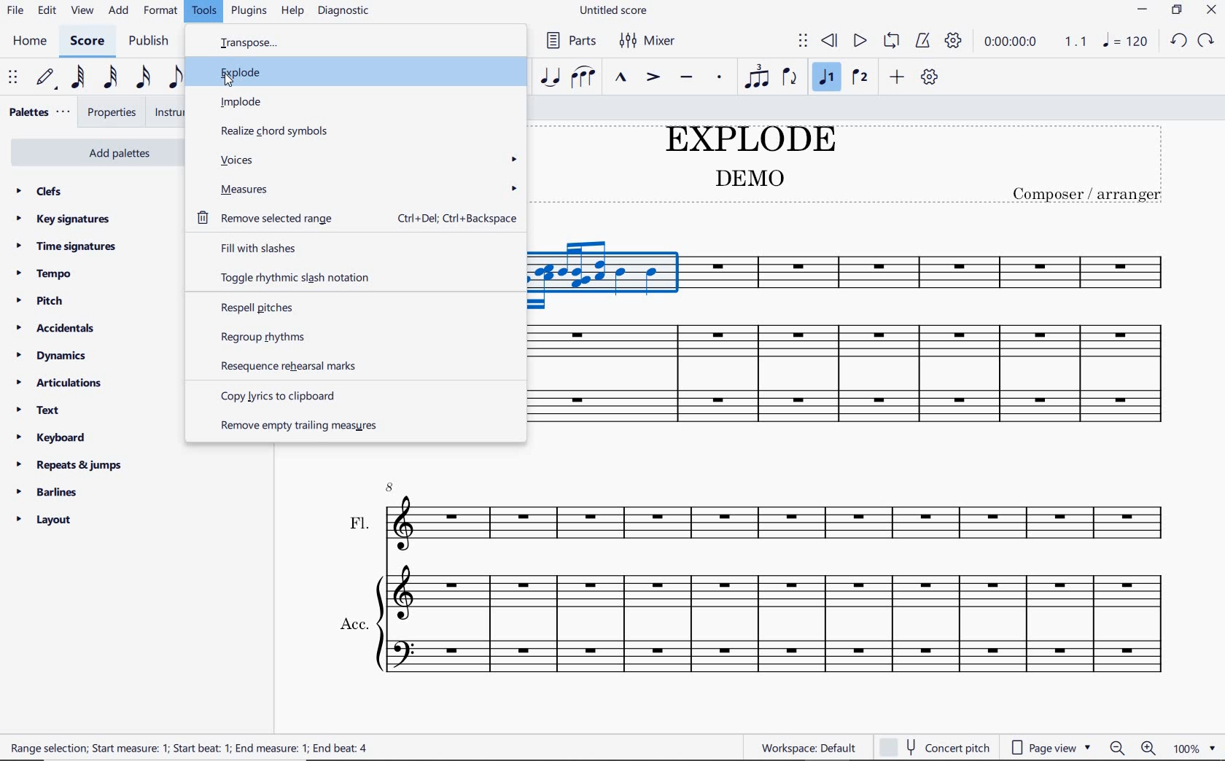 This screenshot has height=761, width=1225. What do you see at coordinates (353, 246) in the screenshot?
I see `fill with slashes` at bounding box center [353, 246].